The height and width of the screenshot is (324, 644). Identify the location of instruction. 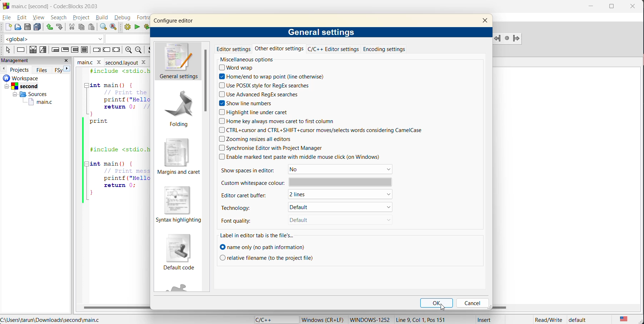
(21, 50).